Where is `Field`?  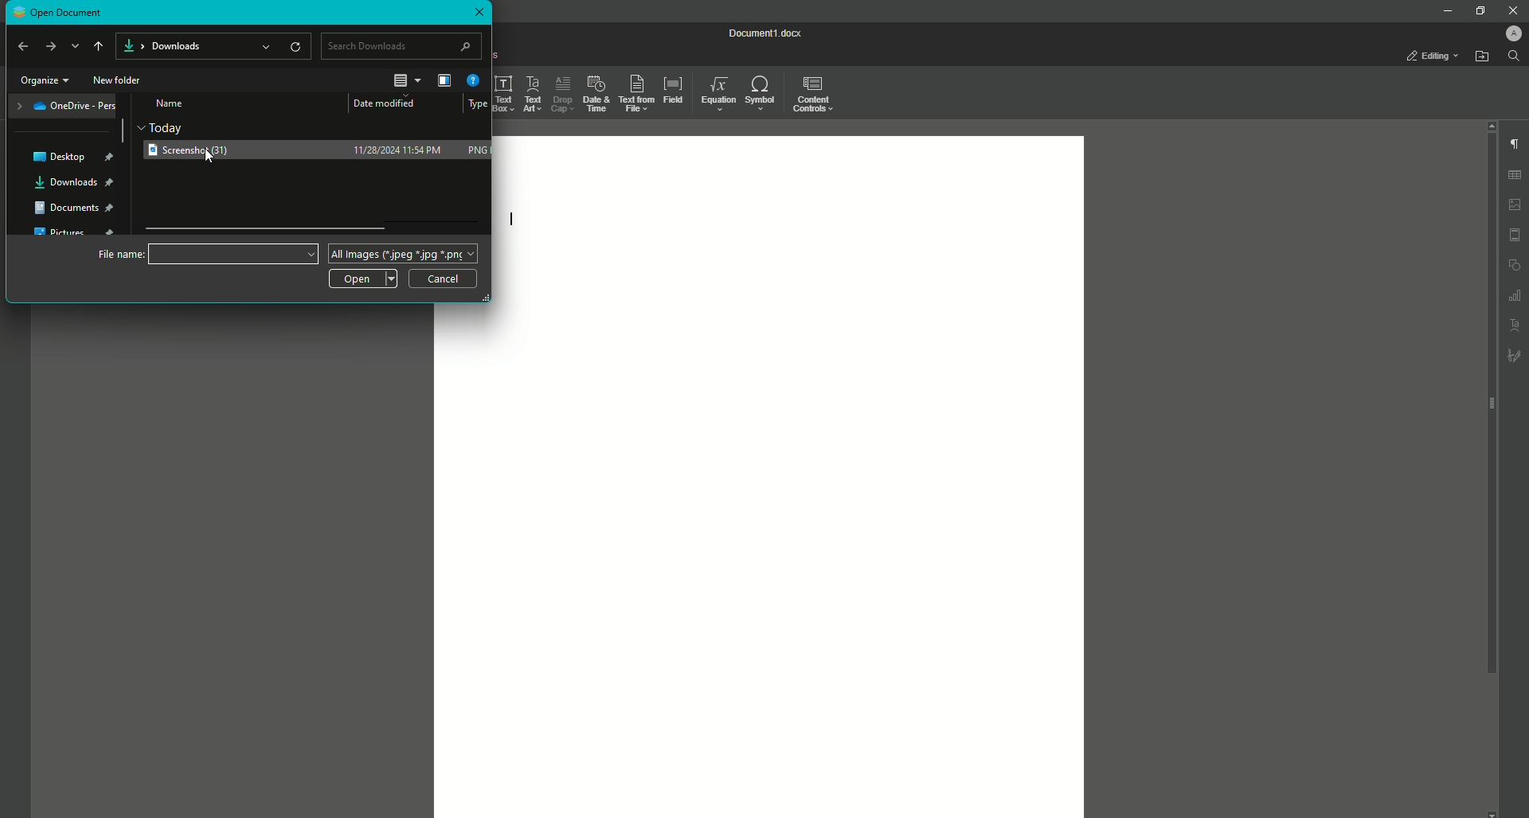 Field is located at coordinates (675, 94).